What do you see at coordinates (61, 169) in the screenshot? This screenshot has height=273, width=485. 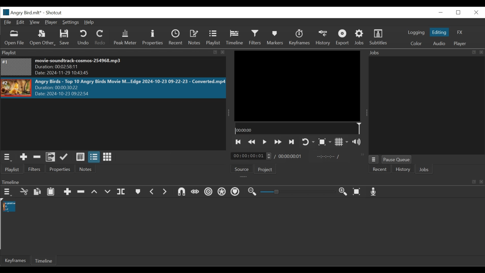 I see `Properties` at bounding box center [61, 169].